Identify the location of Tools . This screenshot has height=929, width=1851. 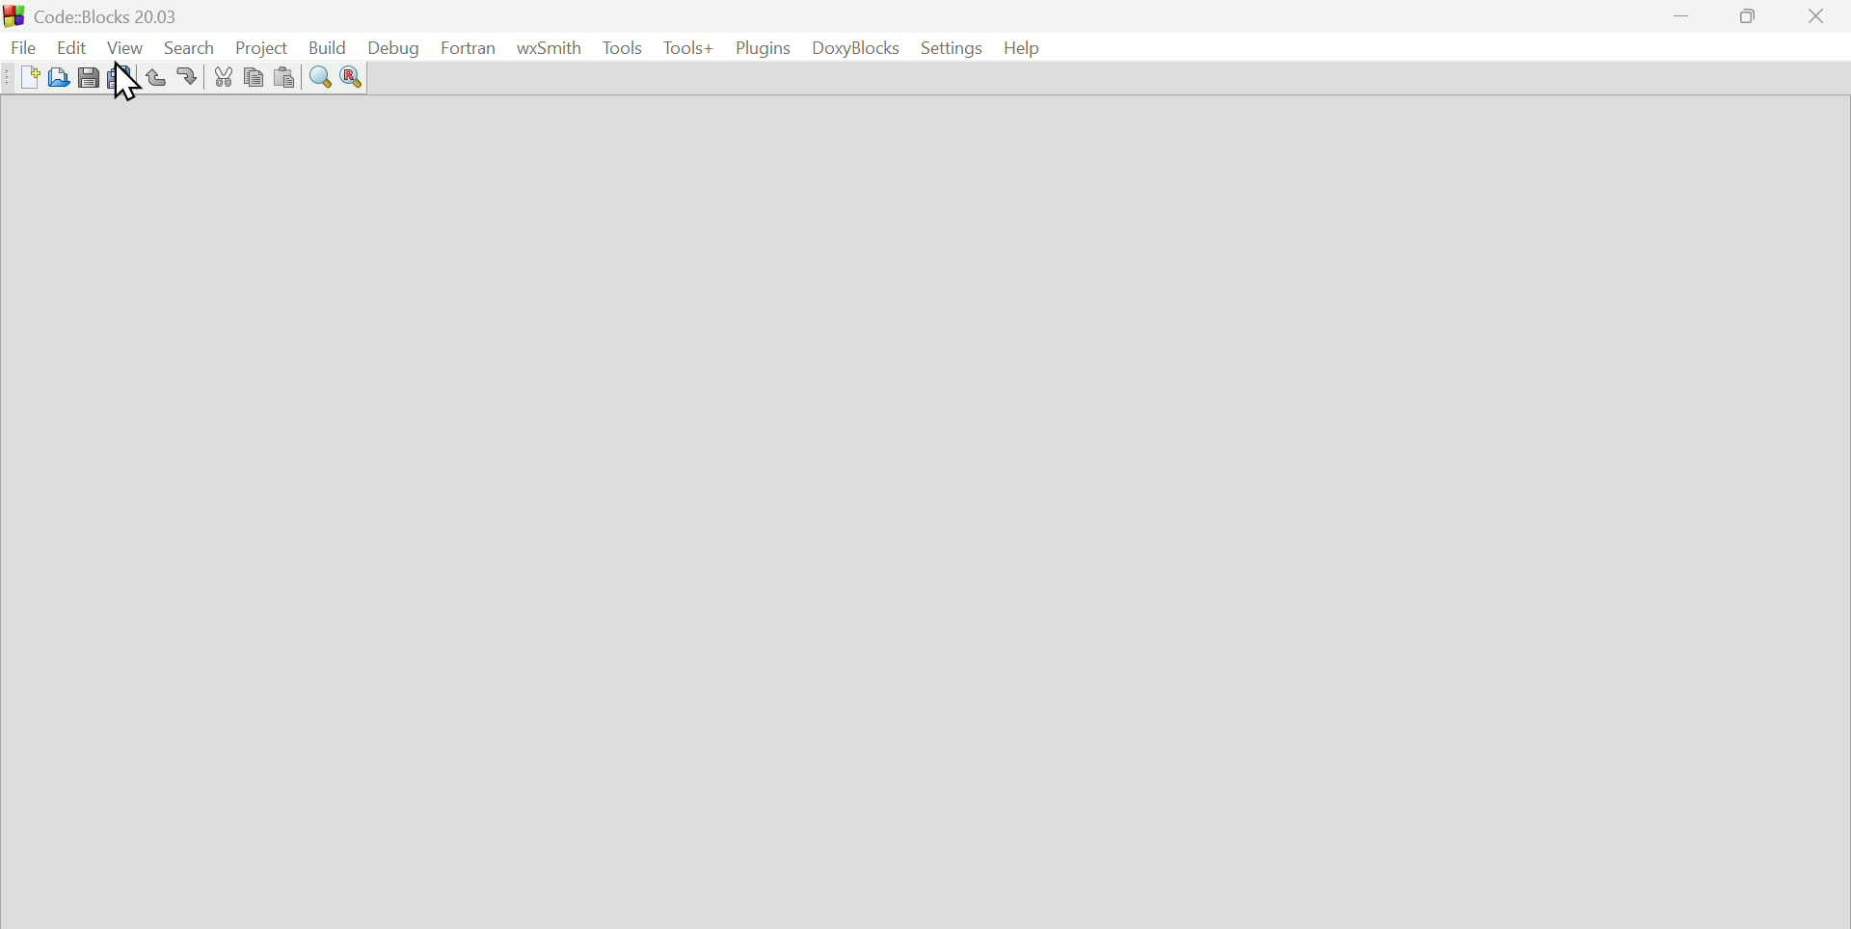
(621, 47).